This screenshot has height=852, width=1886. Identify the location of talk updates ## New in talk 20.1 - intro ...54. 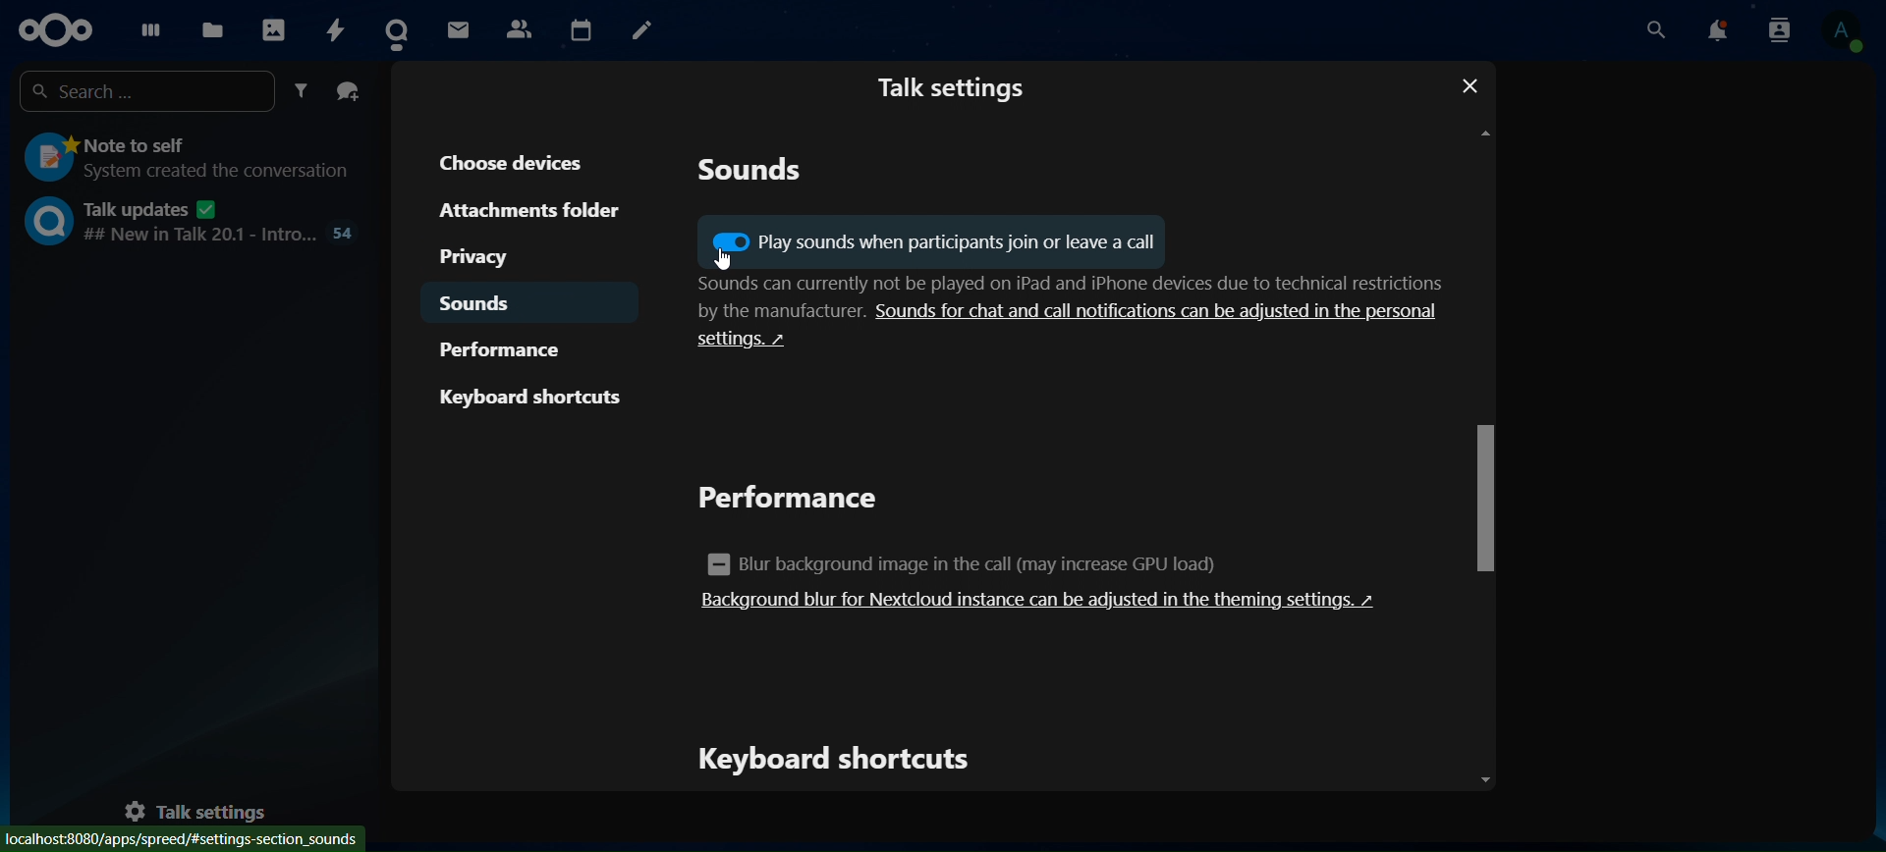
(191, 220).